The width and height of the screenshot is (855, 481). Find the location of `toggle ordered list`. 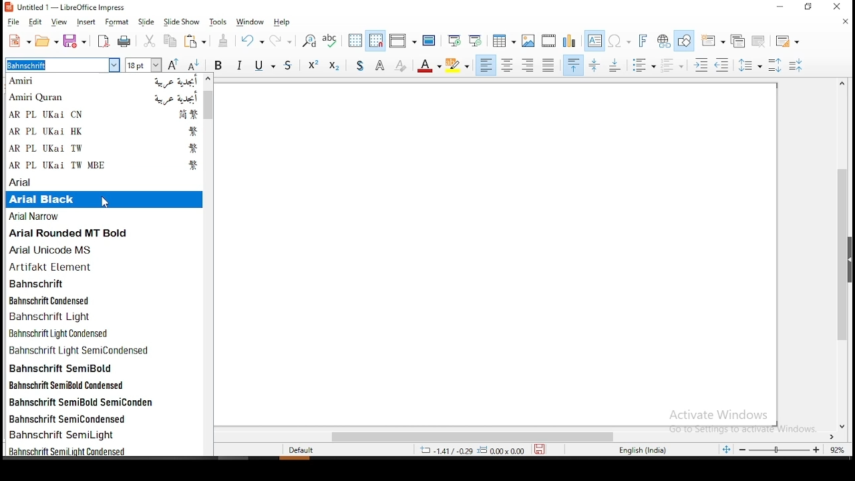

toggle ordered list is located at coordinates (796, 65).